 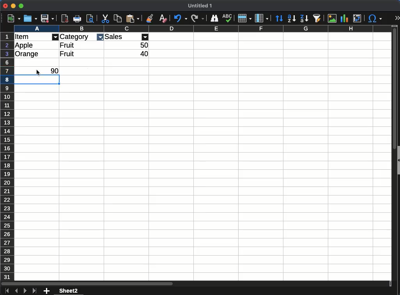 I want to click on Sales, so click(x=114, y=37).